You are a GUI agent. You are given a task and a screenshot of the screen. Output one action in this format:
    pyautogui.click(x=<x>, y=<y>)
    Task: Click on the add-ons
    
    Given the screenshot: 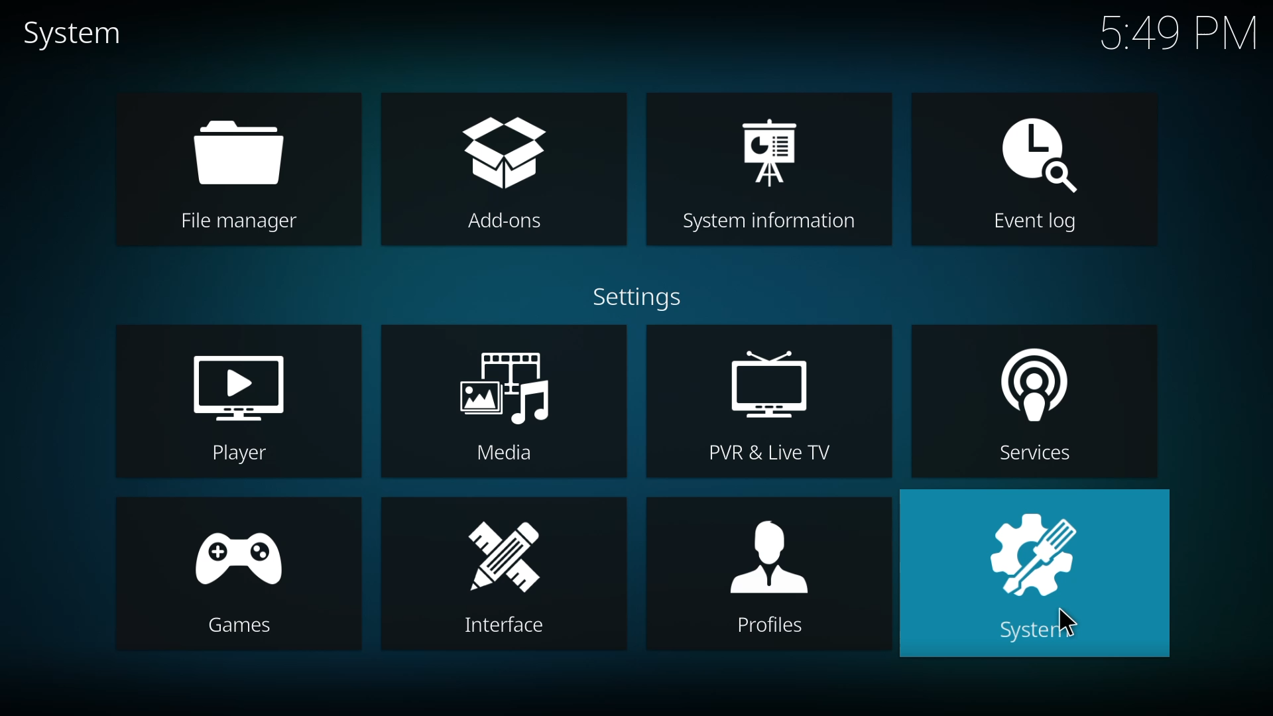 What is the action you would take?
    pyautogui.click(x=501, y=172)
    